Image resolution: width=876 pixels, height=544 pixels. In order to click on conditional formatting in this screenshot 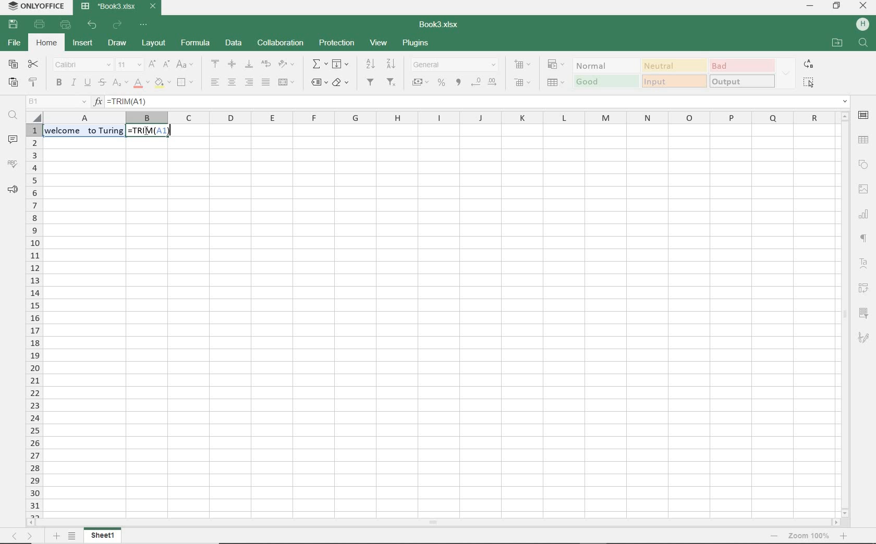, I will do `click(555, 64)`.